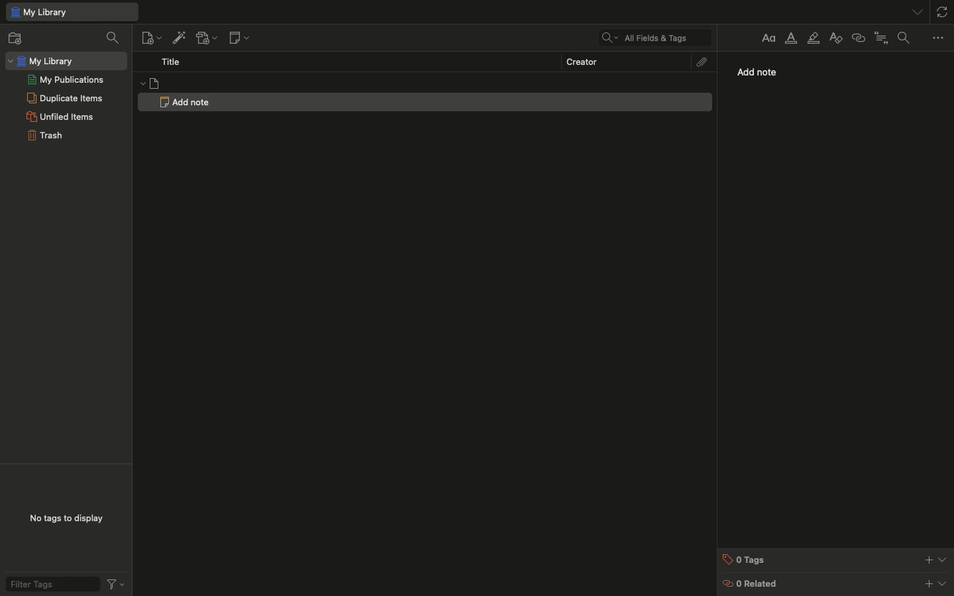  What do you see at coordinates (178, 38) in the screenshot?
I see `Add items by identifier` at bounding box center [178, 38].